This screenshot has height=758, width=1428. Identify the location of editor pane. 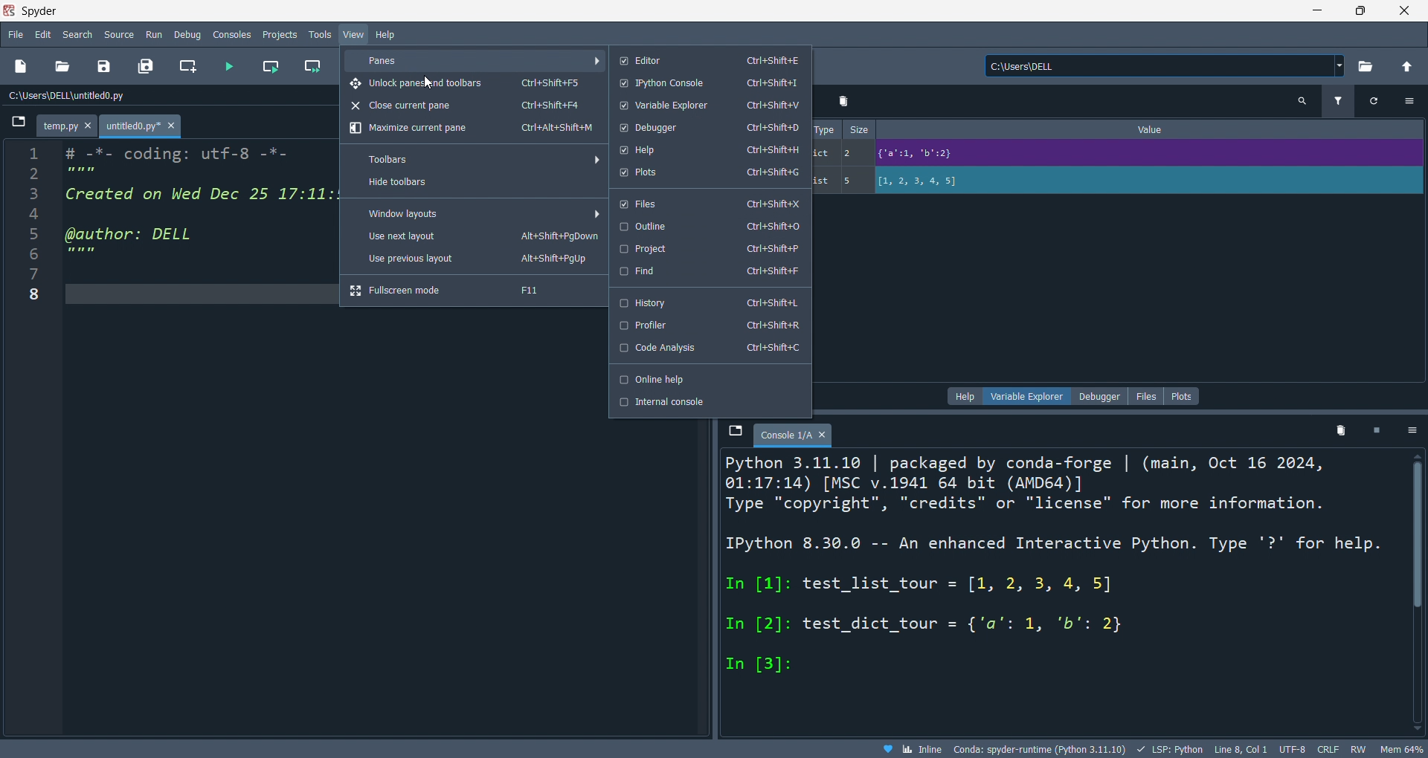
(200, 210).